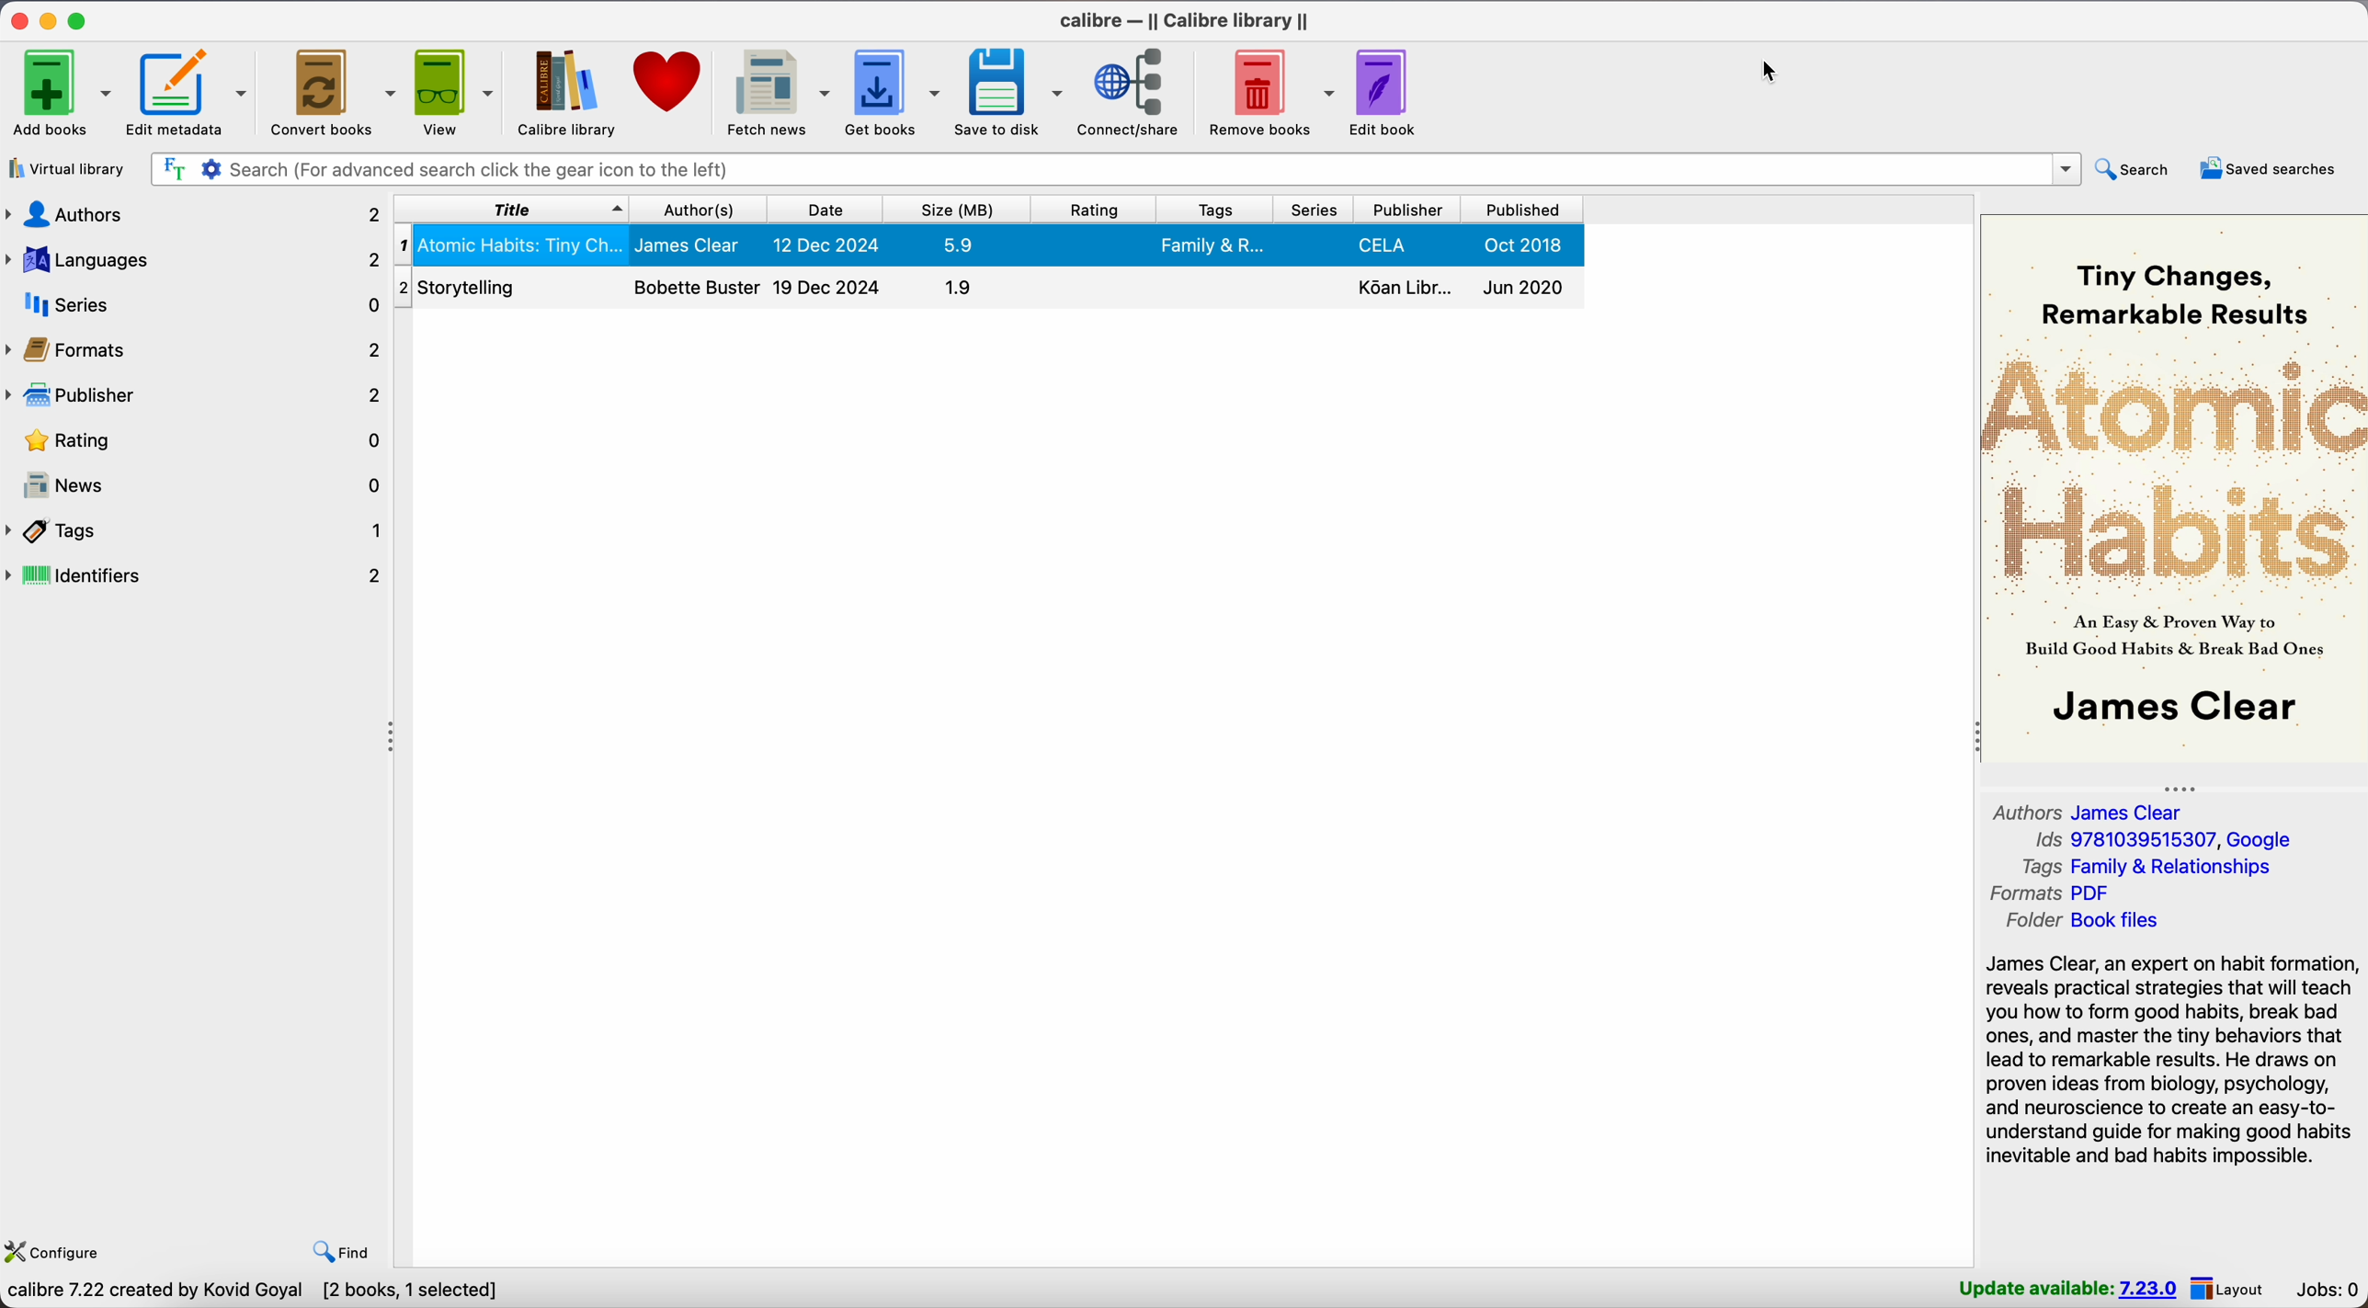  I want to click on find, so click(336, 1248).